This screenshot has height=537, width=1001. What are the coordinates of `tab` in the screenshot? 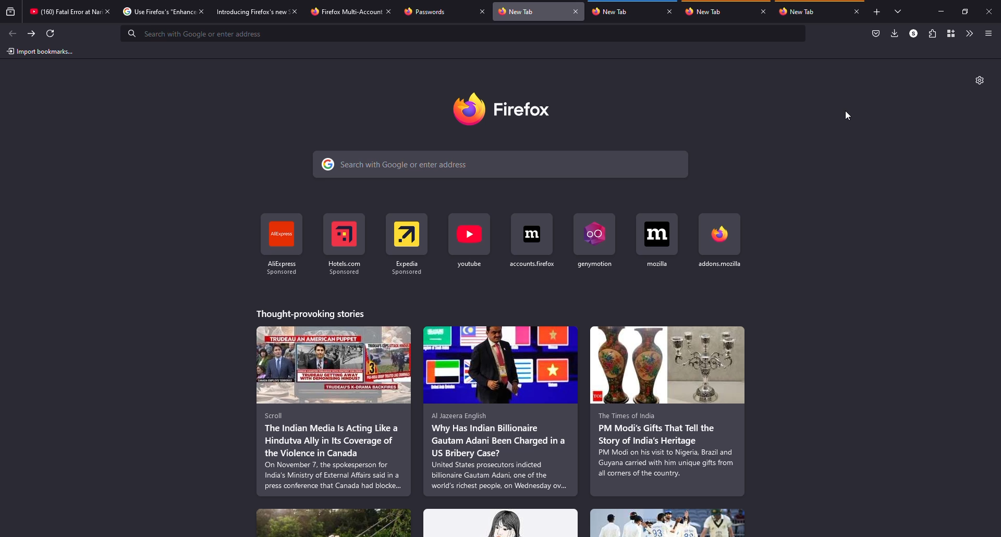 It's located at (809, 13).